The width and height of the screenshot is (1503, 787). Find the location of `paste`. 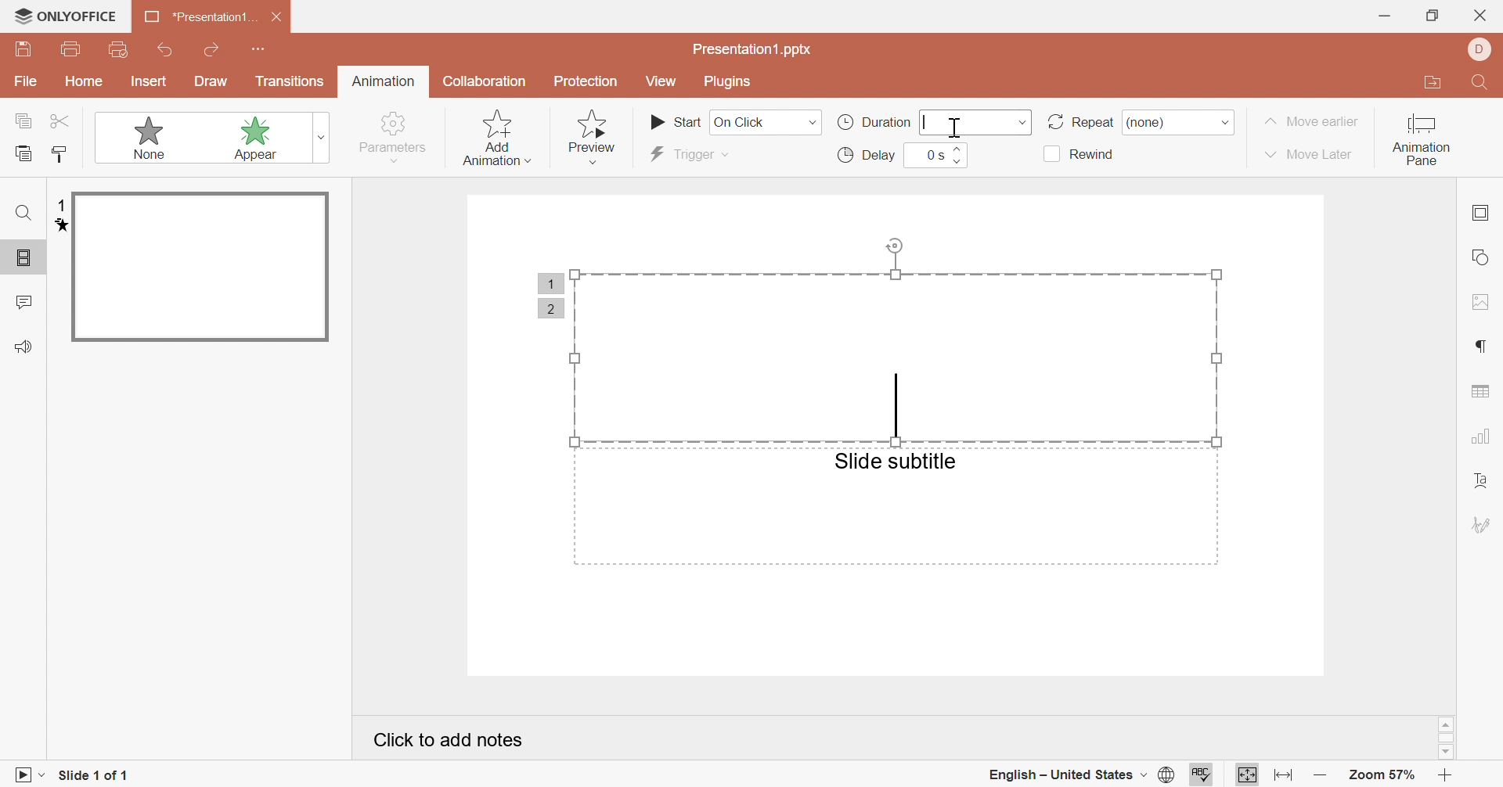

paste is located at coordinates (23, 152).